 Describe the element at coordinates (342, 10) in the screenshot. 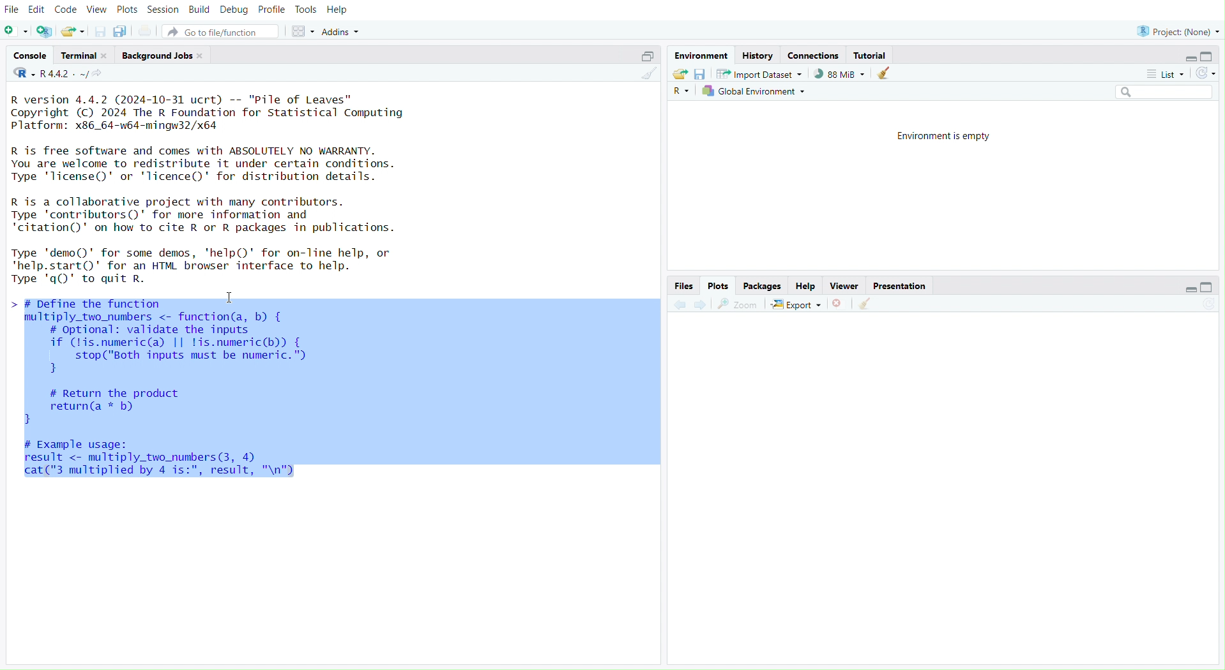

I see `Help` at that location.